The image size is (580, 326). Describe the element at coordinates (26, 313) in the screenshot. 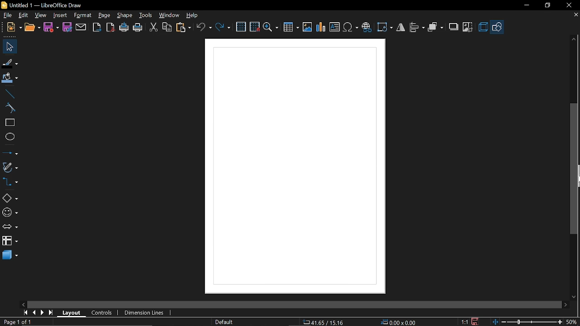

I see `go to first page` at that location.